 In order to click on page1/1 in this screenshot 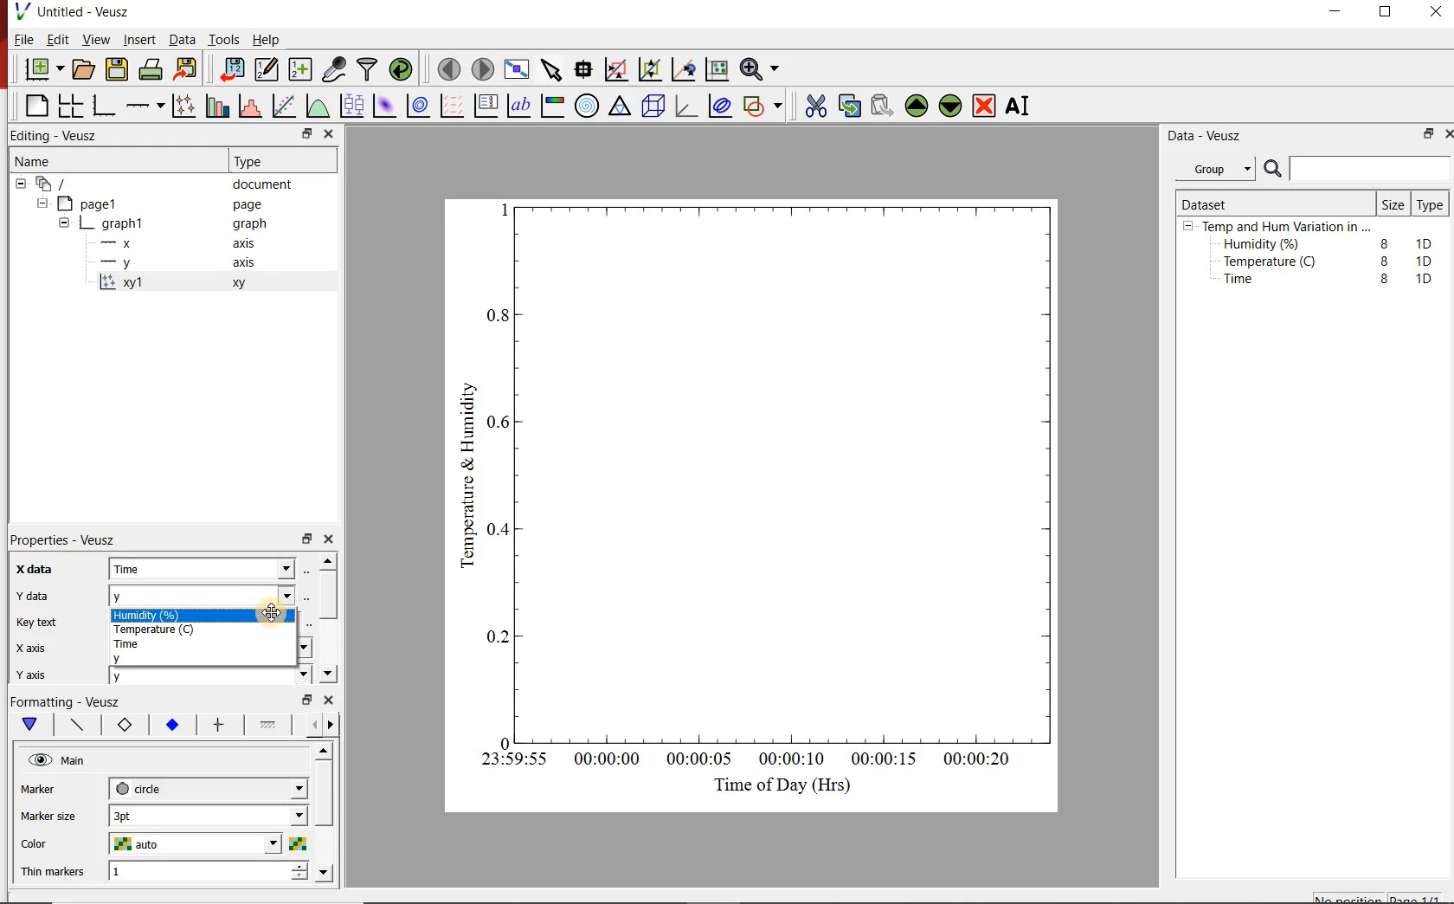, I will do `click(1420, 896)`.